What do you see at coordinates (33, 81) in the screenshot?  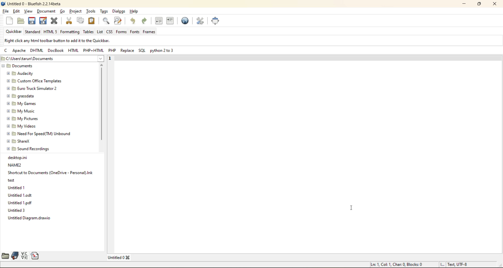 I see `[5 Custom Office Templates` at bounding box center [33, 81].